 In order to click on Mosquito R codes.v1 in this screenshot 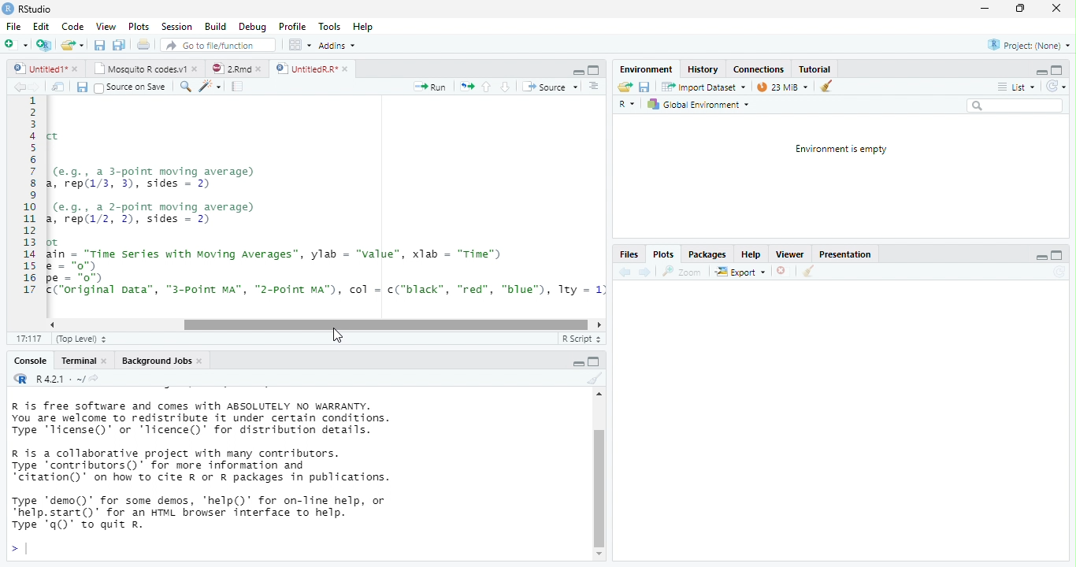, I will do `click(142, 68)`.